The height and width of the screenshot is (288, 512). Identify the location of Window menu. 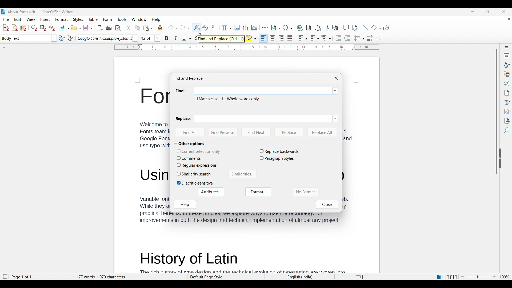
(139, 19).